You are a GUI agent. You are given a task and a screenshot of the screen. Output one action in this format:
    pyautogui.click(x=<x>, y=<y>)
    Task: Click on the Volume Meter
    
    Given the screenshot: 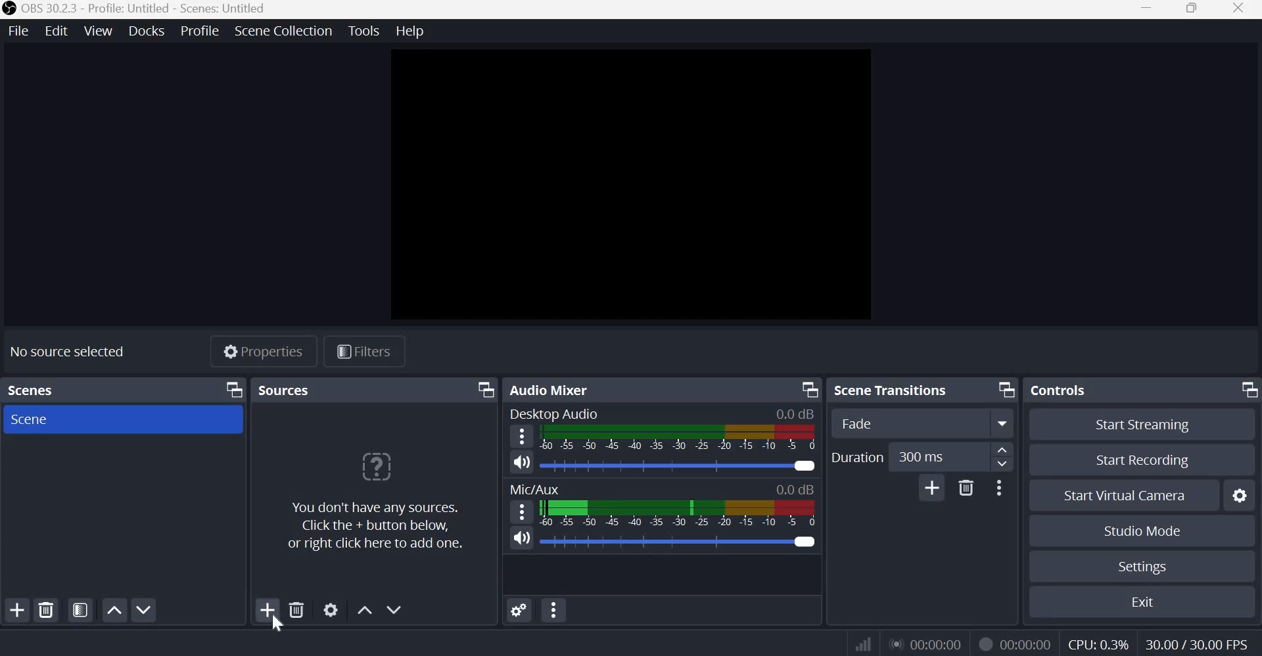 What is the action you would take?
    pyautogui.click(x=680, y=438)
    